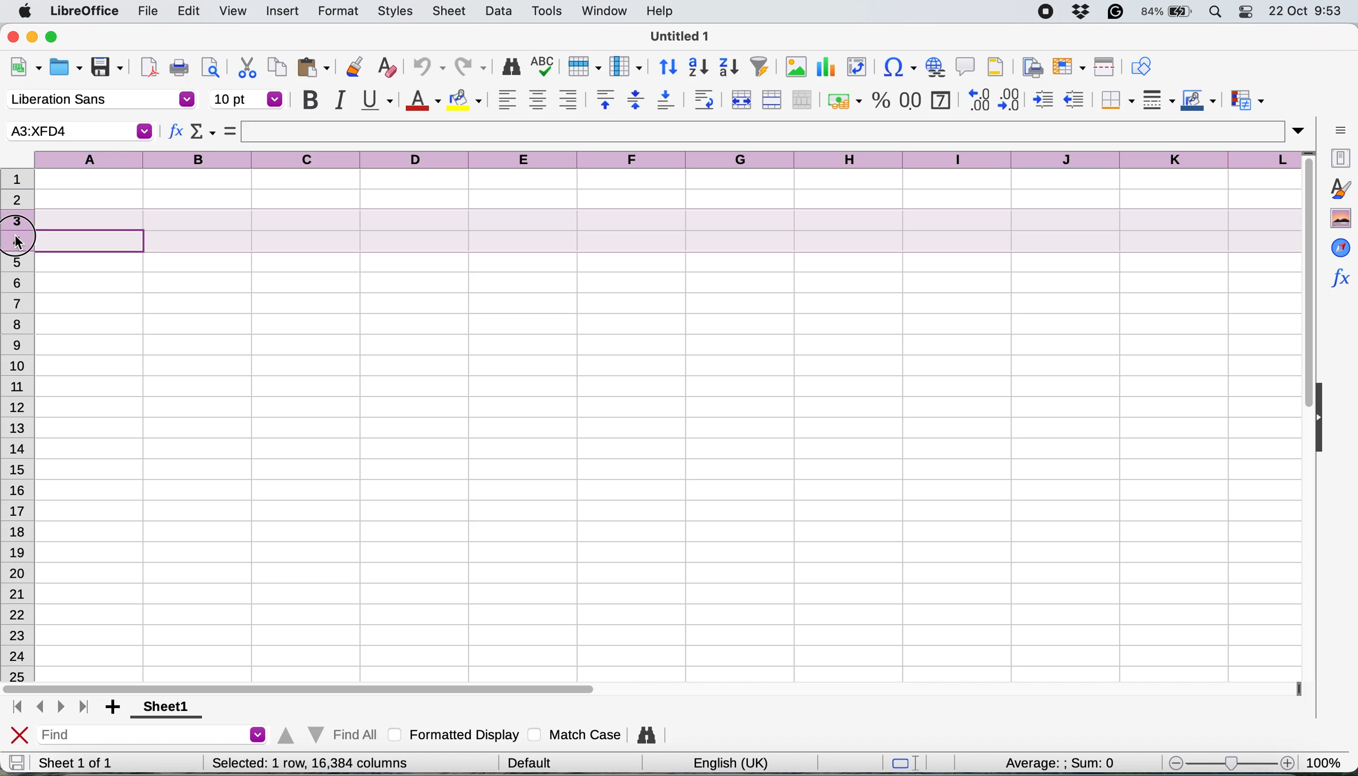  I want to click on border styles, so click(1158, 100).